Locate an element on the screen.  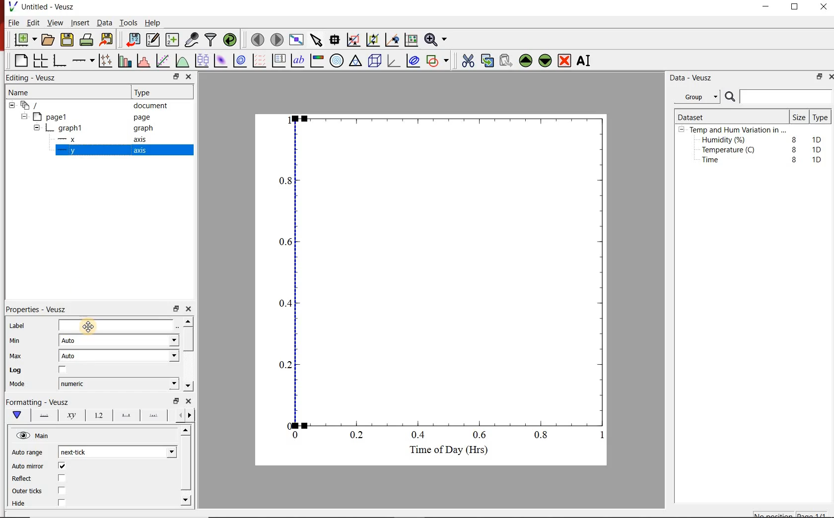
visible (click to hide, set Hide to true) is located at coordinates (22, 436).